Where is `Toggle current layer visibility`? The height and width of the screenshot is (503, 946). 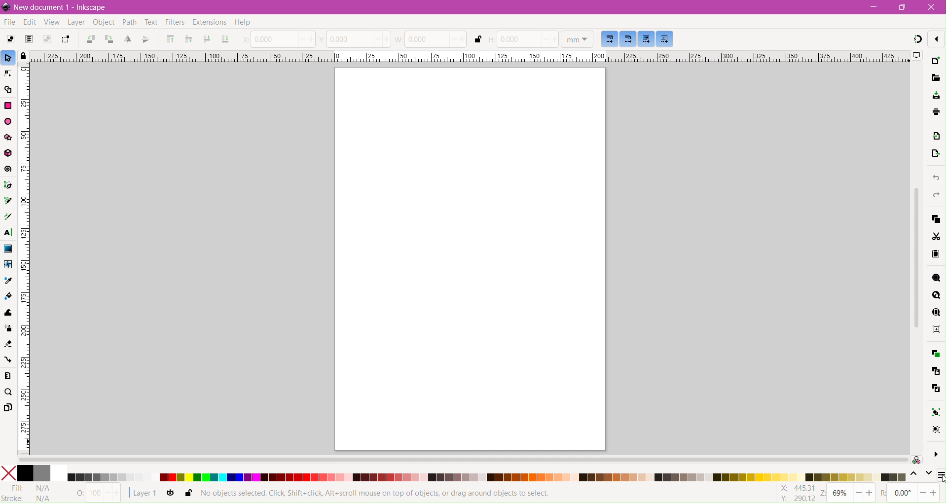 Toggle current layer visibility is located at coordinates (171, 495).